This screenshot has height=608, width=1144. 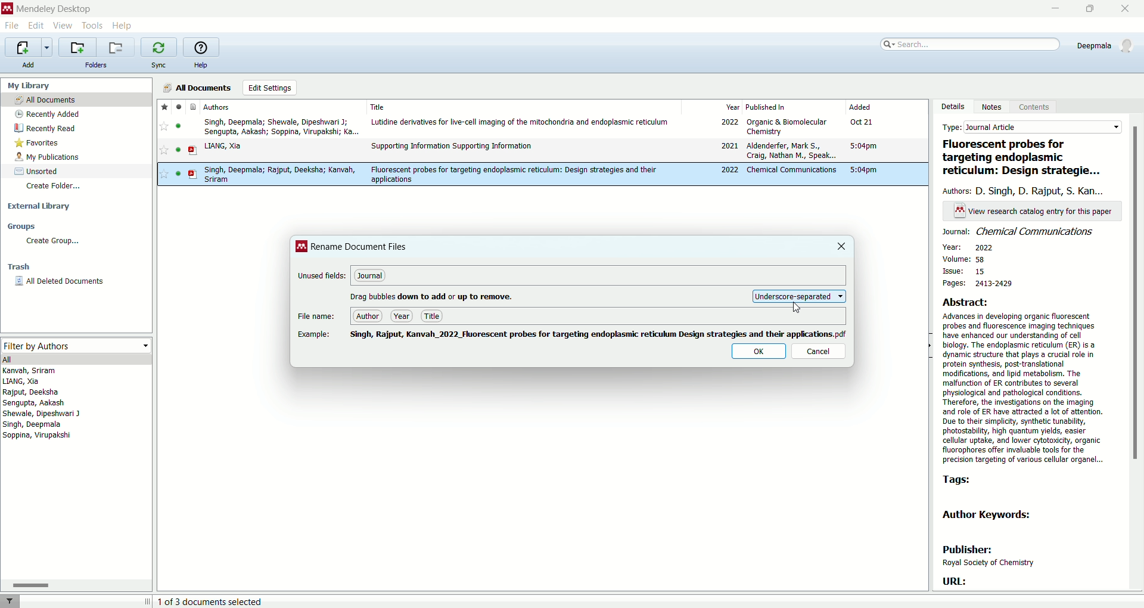 What do you see at coordinates (212, 601) in the screenshot?
I see `number of document selected` at bounding box center [212, 601].